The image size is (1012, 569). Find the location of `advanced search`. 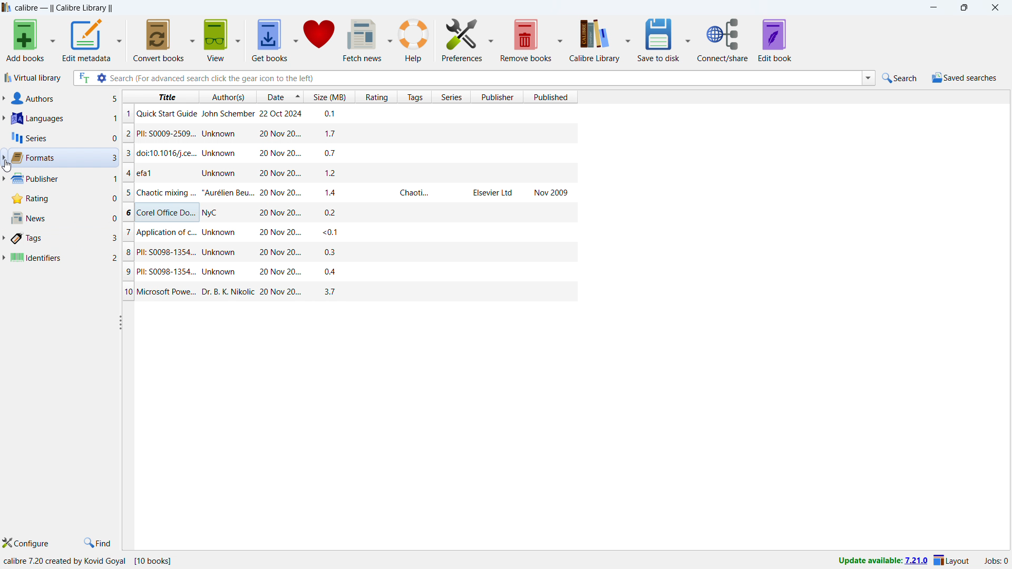

advanced search is located at coordinates (102, 77).